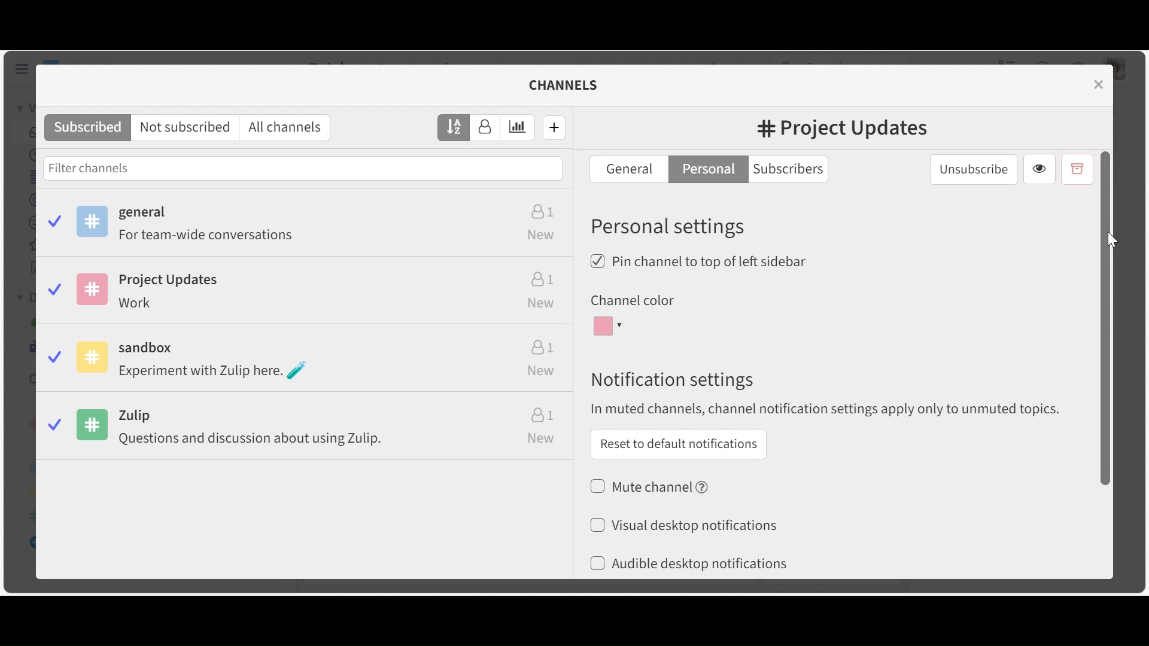 Image resolution: width=1149 pixels, height=646 pixels. Describe the element at coordinates (974, 169) in the screenshot. I see `unsubscribe` at that location.